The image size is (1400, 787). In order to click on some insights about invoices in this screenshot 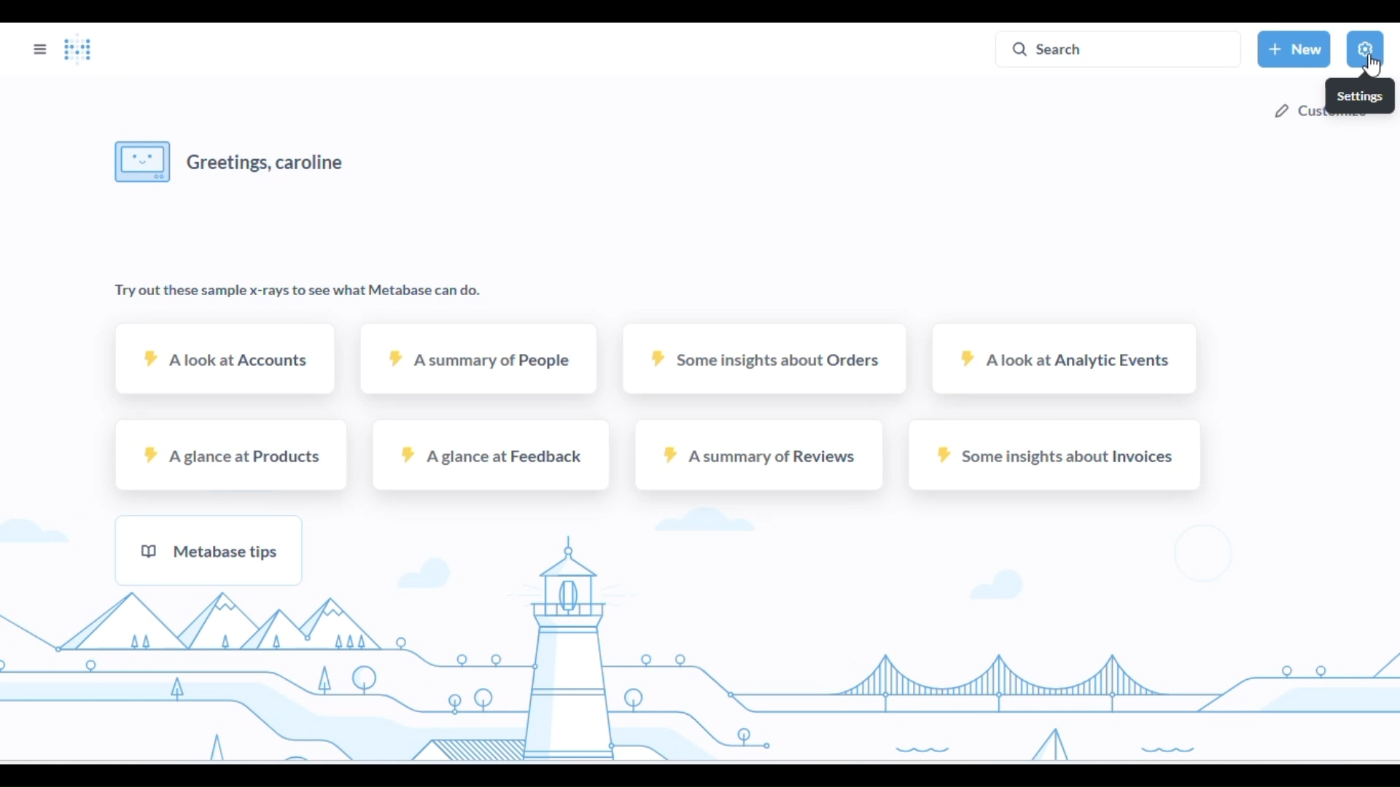, I will do `click(1055, 455)`.